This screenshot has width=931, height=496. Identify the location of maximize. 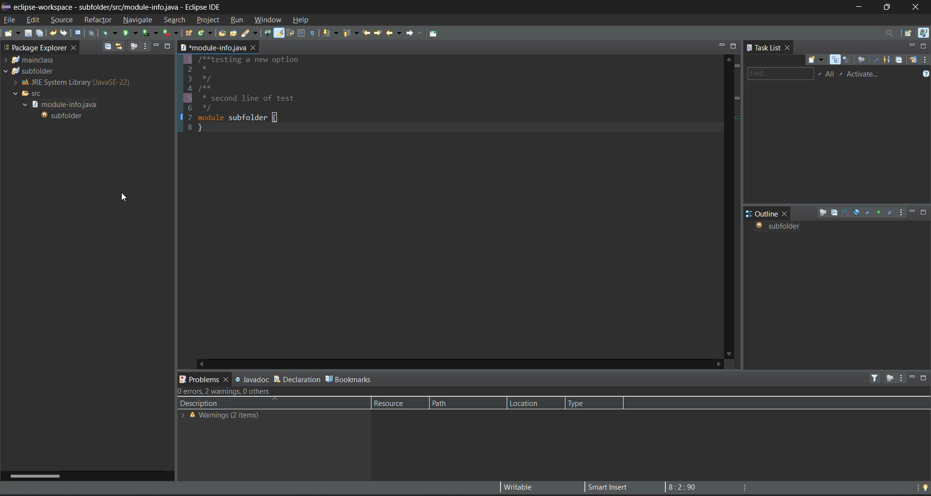
(924, 46).